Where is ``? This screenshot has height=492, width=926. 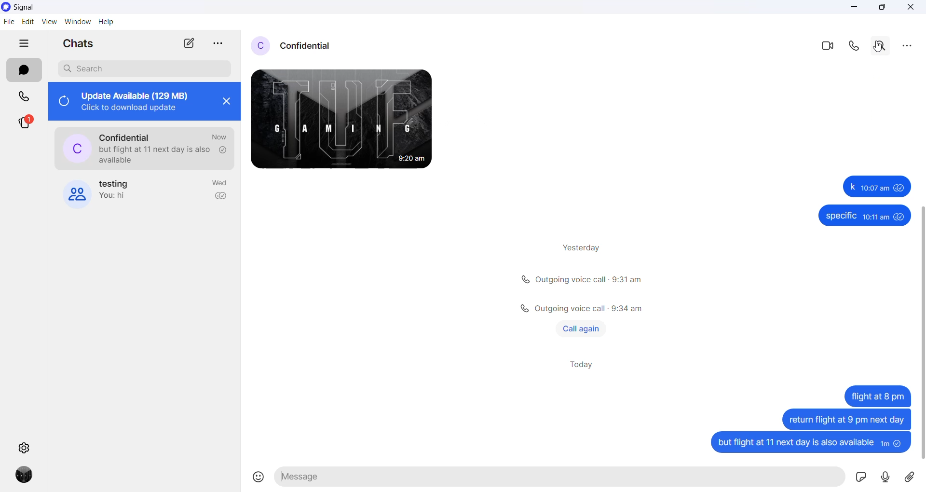
 is located at coordinates (845, 419).